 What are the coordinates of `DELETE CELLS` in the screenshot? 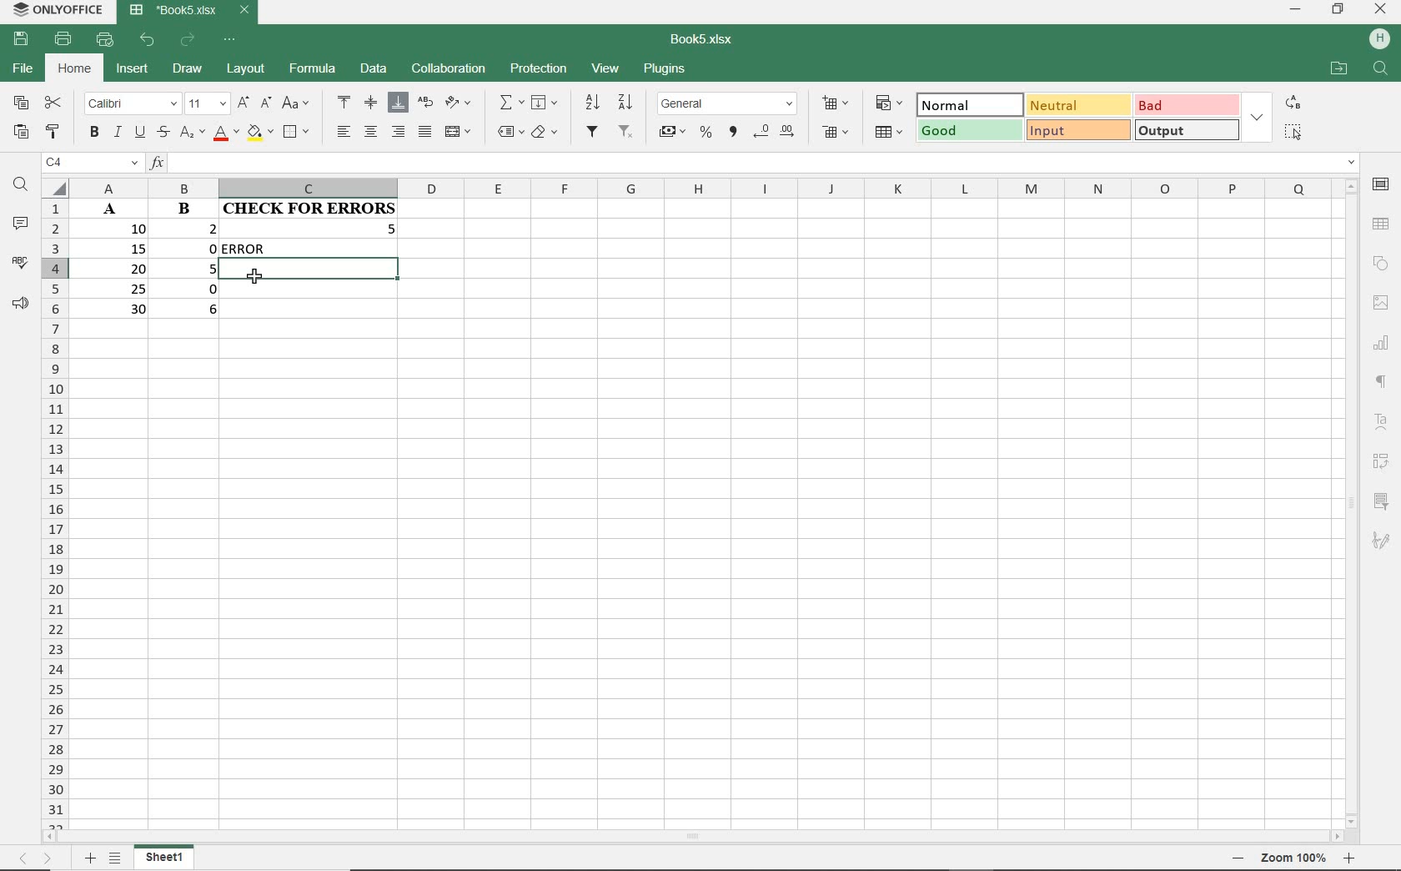 It's located at (837, 131).